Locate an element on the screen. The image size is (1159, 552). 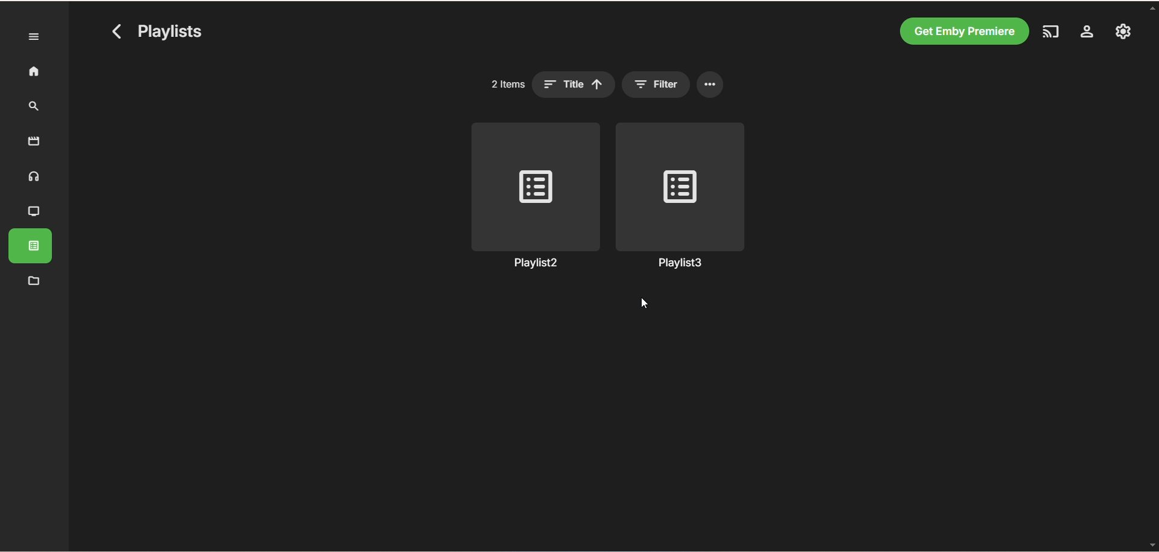
manage emby server is located at coordinates (1124, 33).